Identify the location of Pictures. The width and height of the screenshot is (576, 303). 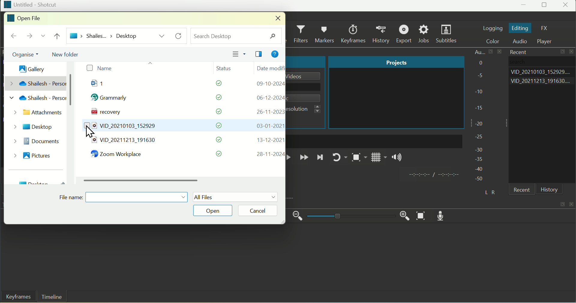
(37, 154).